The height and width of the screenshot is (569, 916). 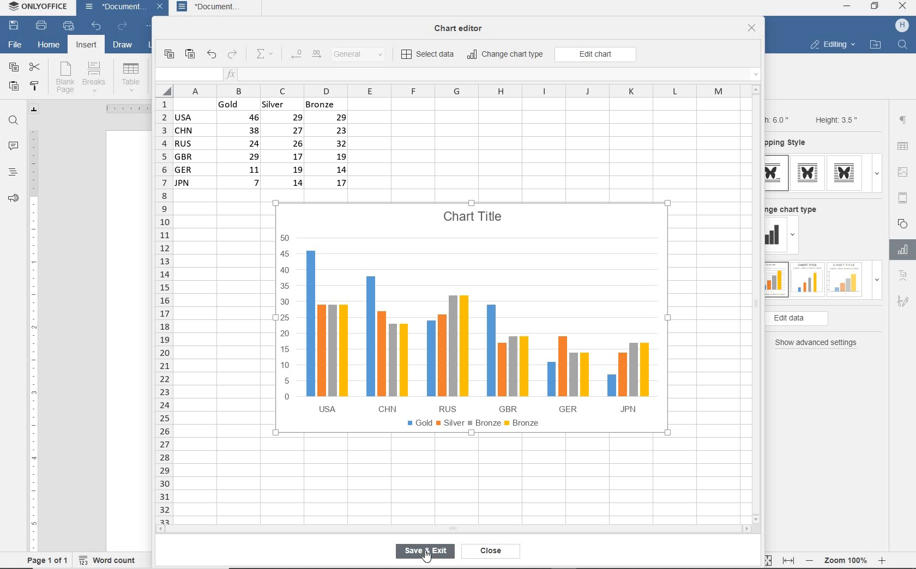 What do you see at coordinates (14, 26) in the screenshot?
I see `save` at bounding box center [14, 26].